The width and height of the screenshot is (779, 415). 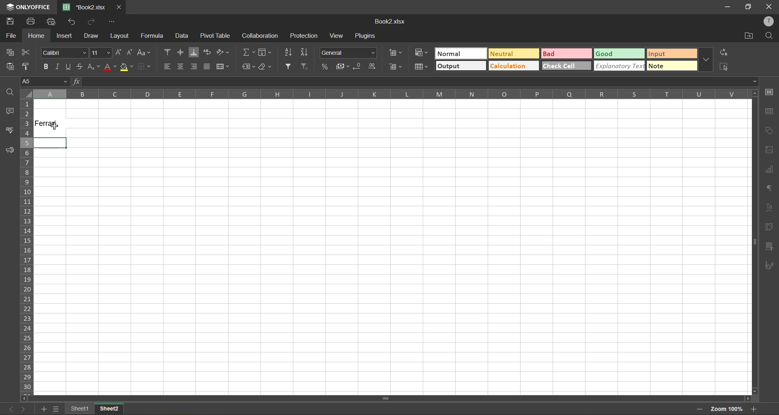 What do you see at coordinates (206, 67) in the screenshot?
I see `justified` at bounding box center [206, 67].